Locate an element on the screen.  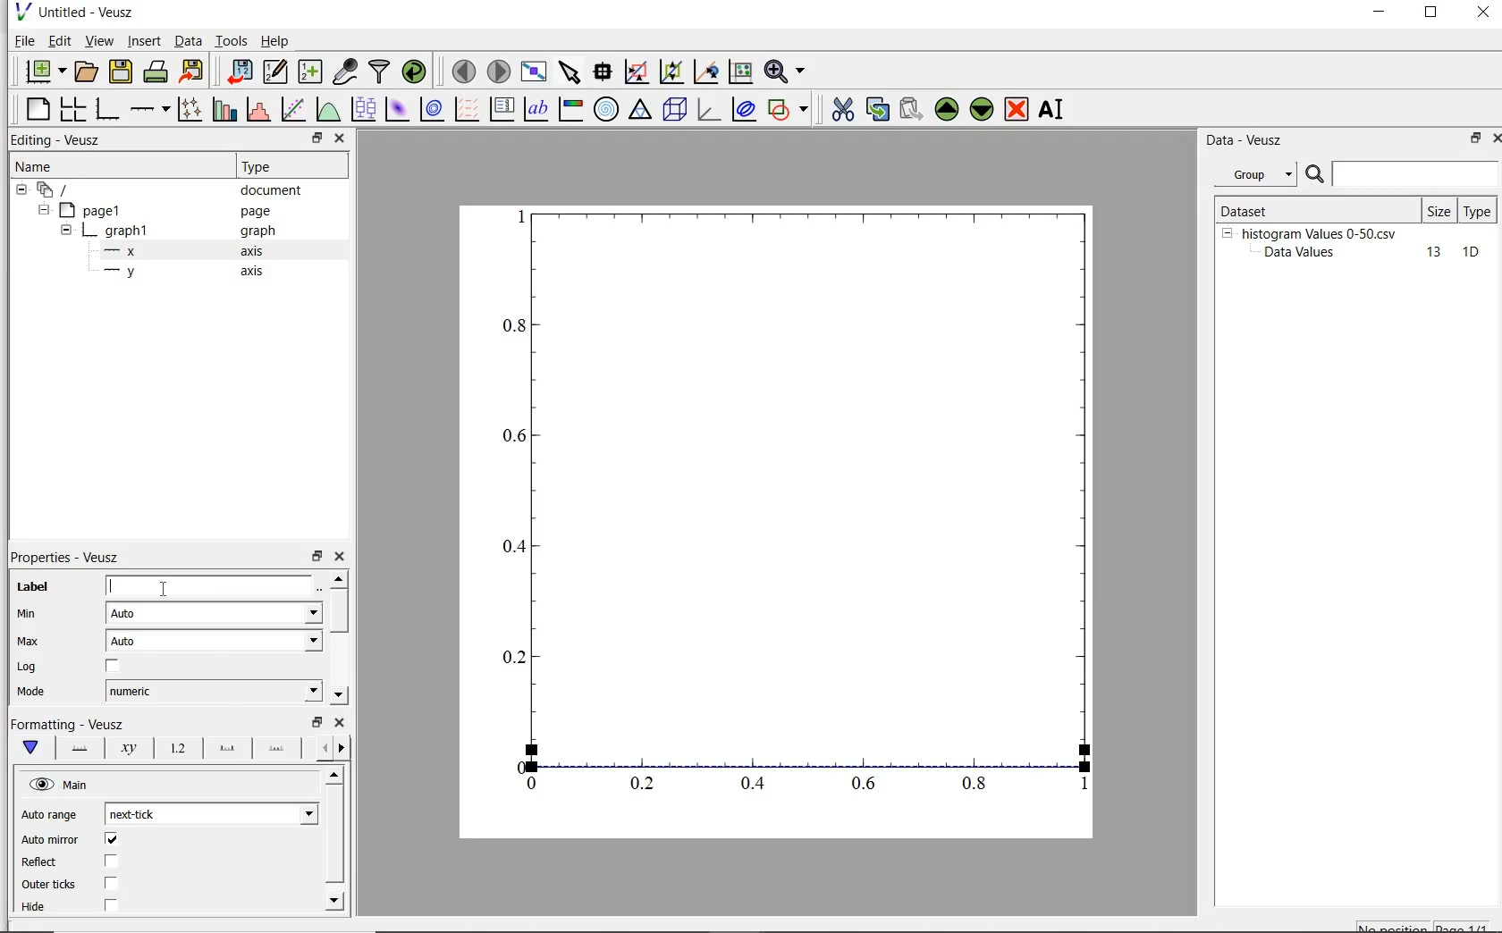
x- axis is located at coordinates (123, 253).